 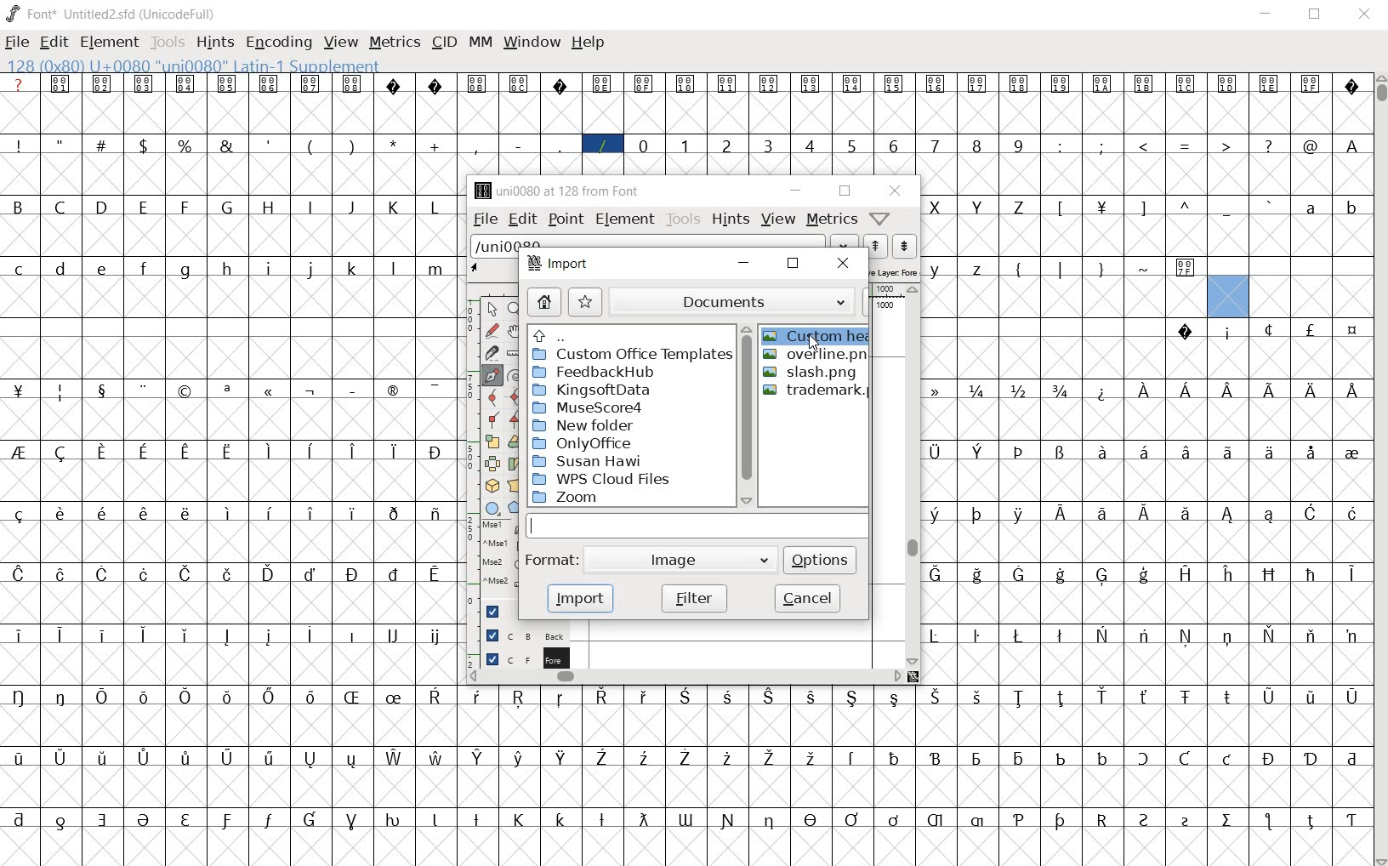 What do you see at coordinates (933, 515) in the screenshot?
I see `glyph` at bounding box center [933, 515].